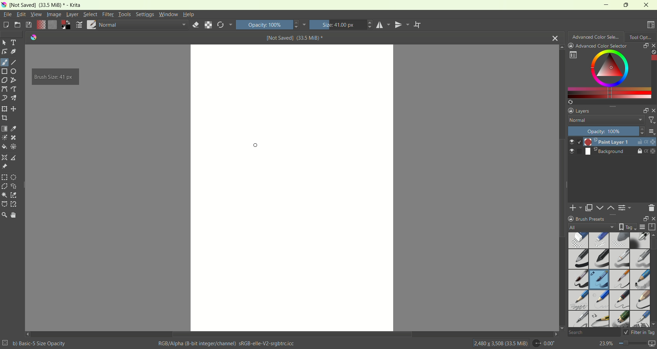 This screenshot has height=349, width=657. I want to click on logo, so click(4, 5).